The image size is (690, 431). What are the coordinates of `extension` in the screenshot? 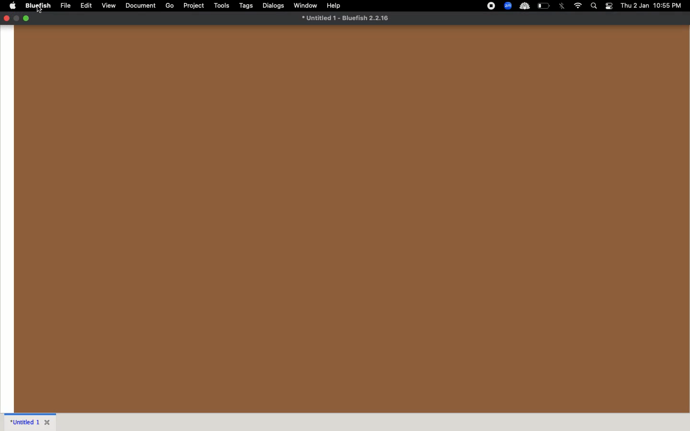 It's located at (524, 6).